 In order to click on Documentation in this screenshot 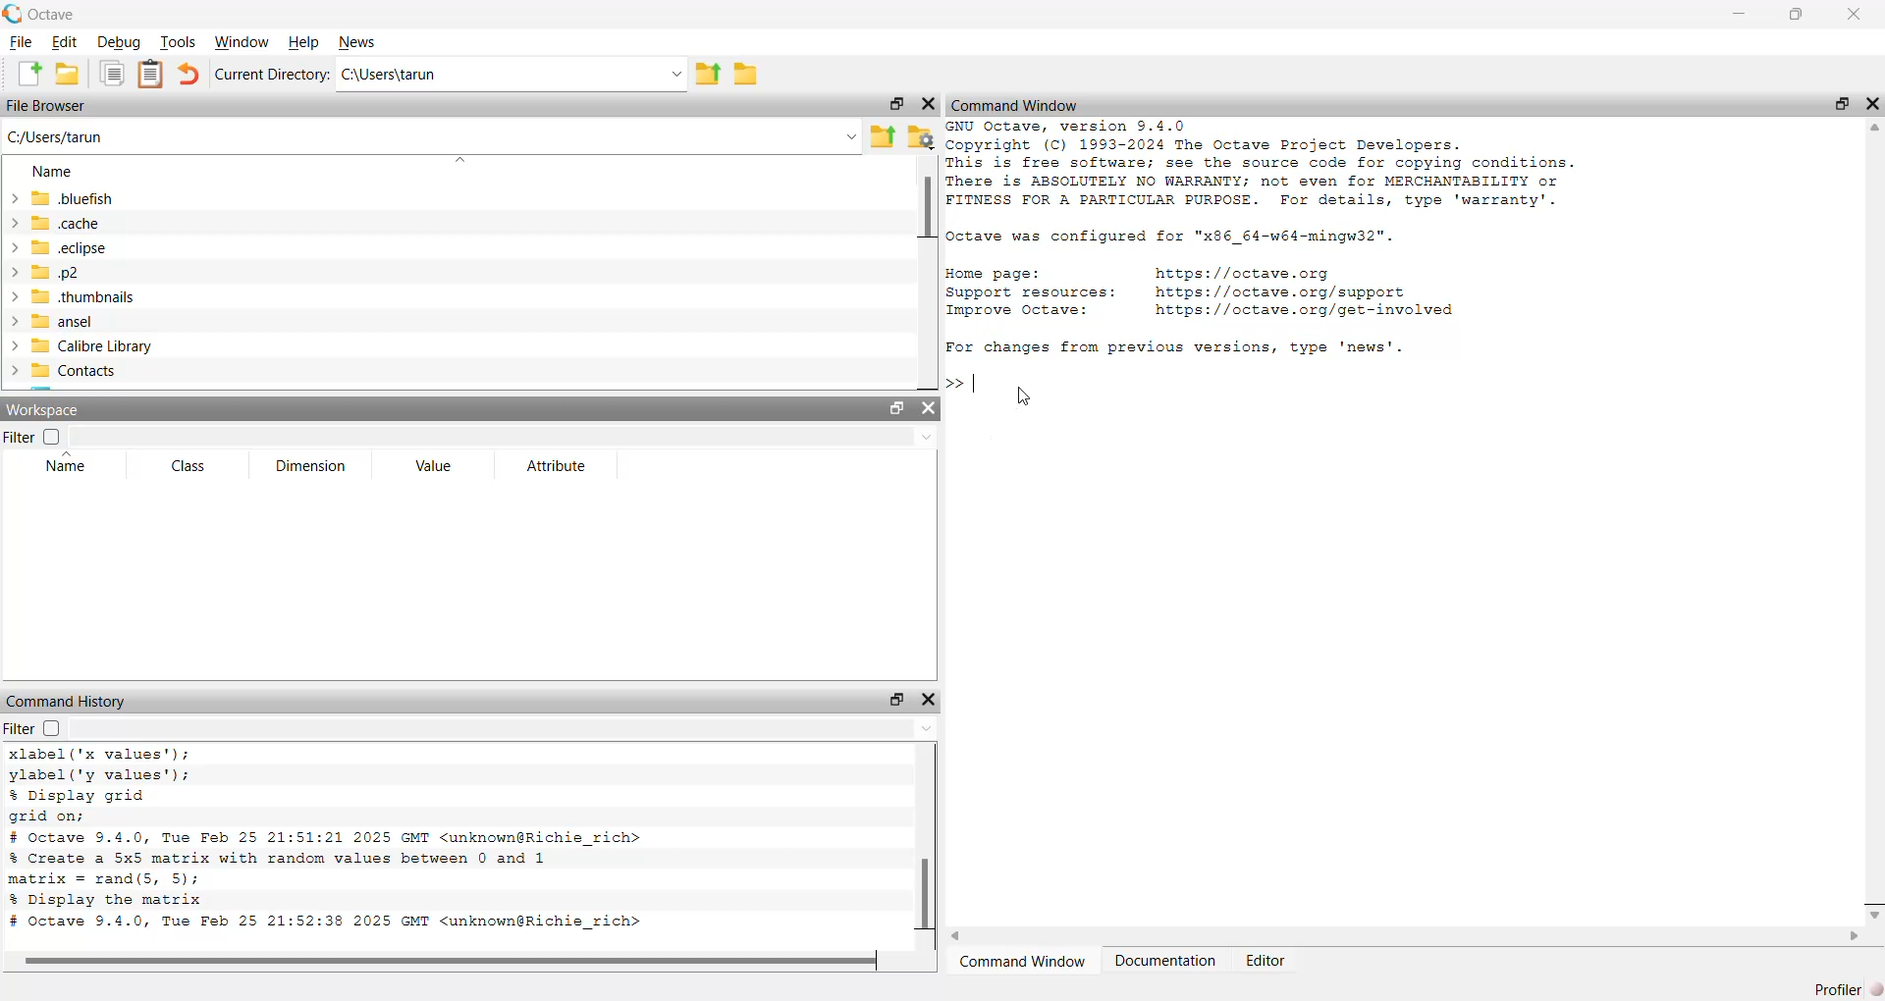, I will do `click(1163, 964)`.